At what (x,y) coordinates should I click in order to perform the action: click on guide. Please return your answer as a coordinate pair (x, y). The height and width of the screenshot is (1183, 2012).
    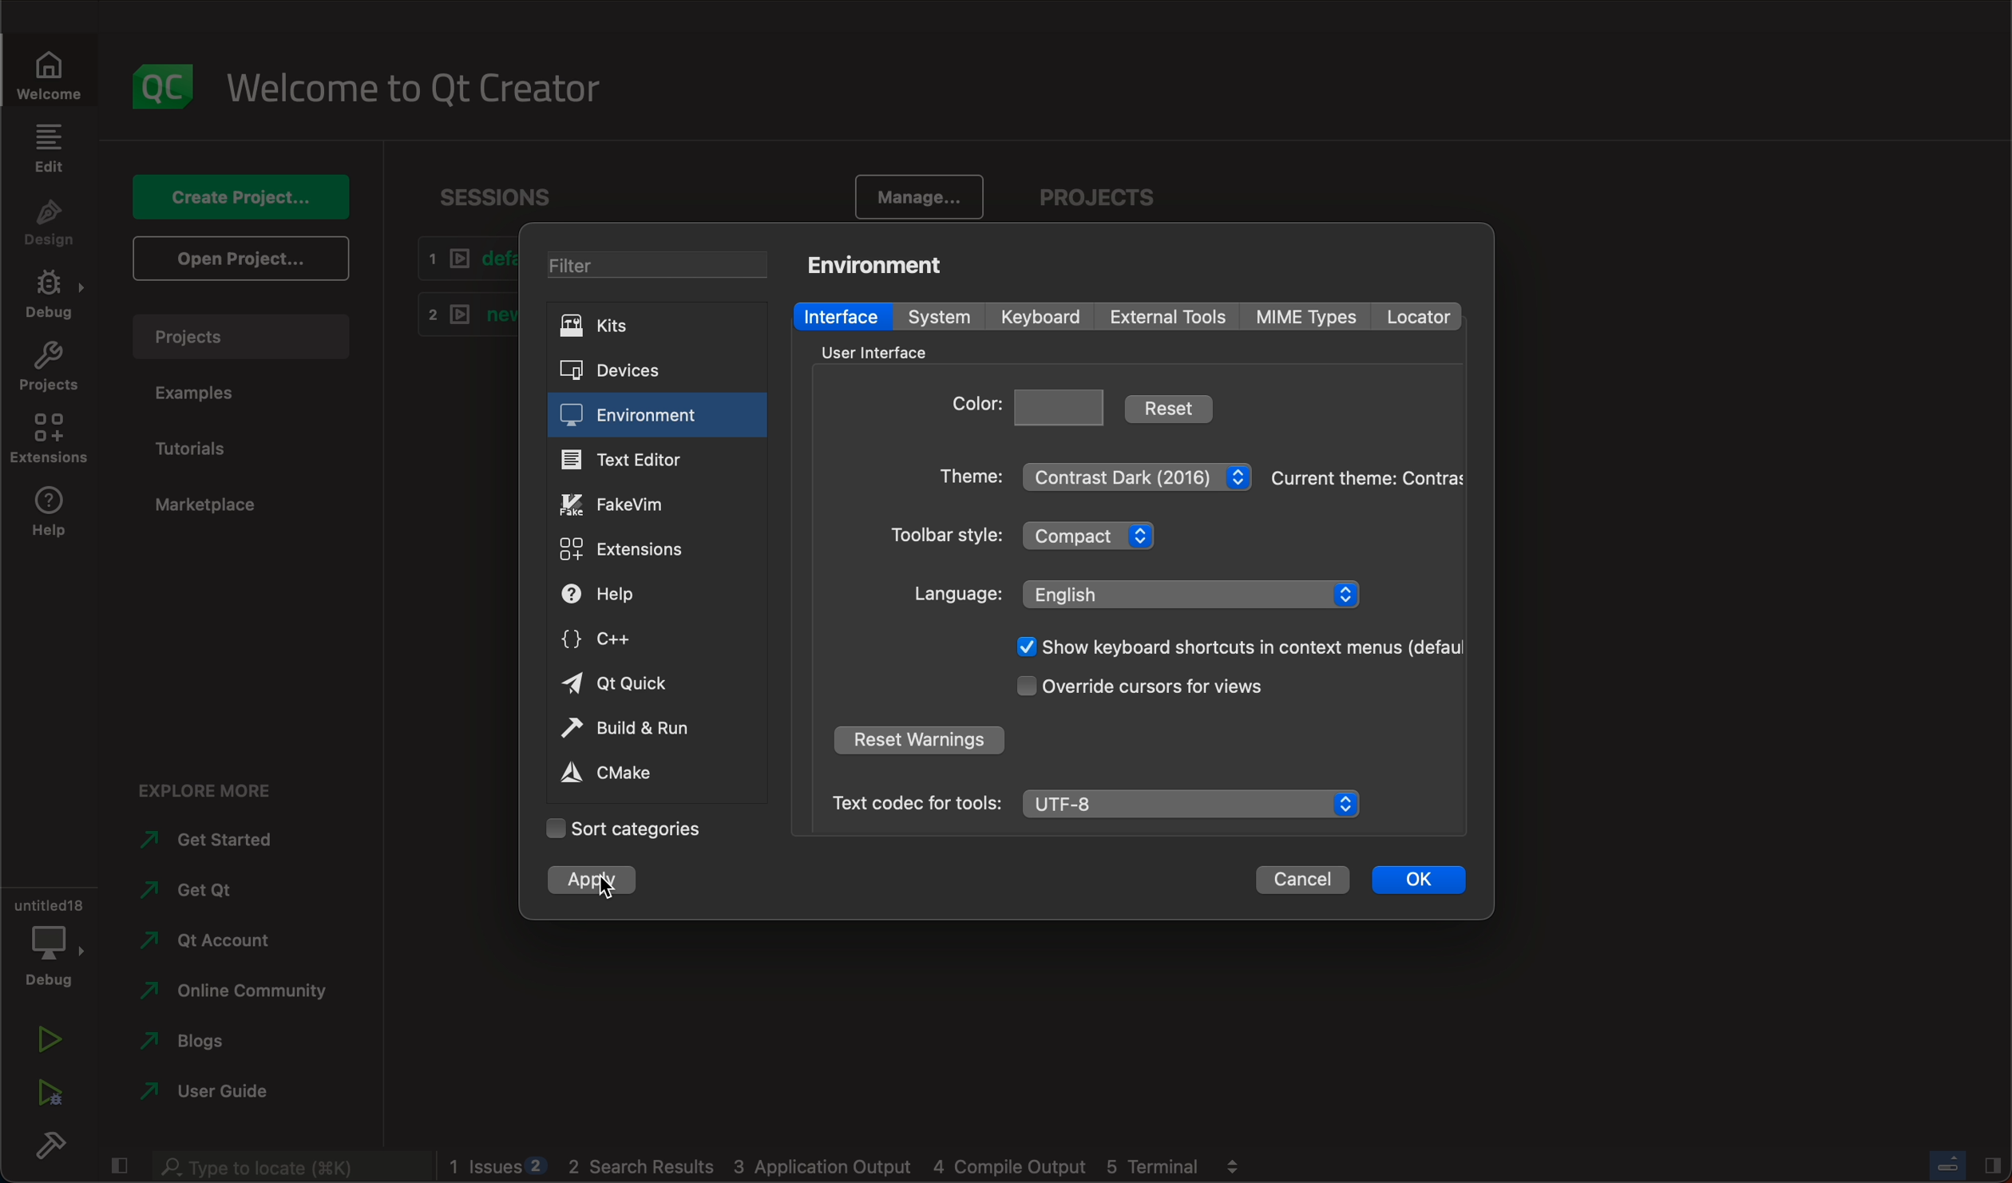
    Looking at the image, I should click on (220, 1094).